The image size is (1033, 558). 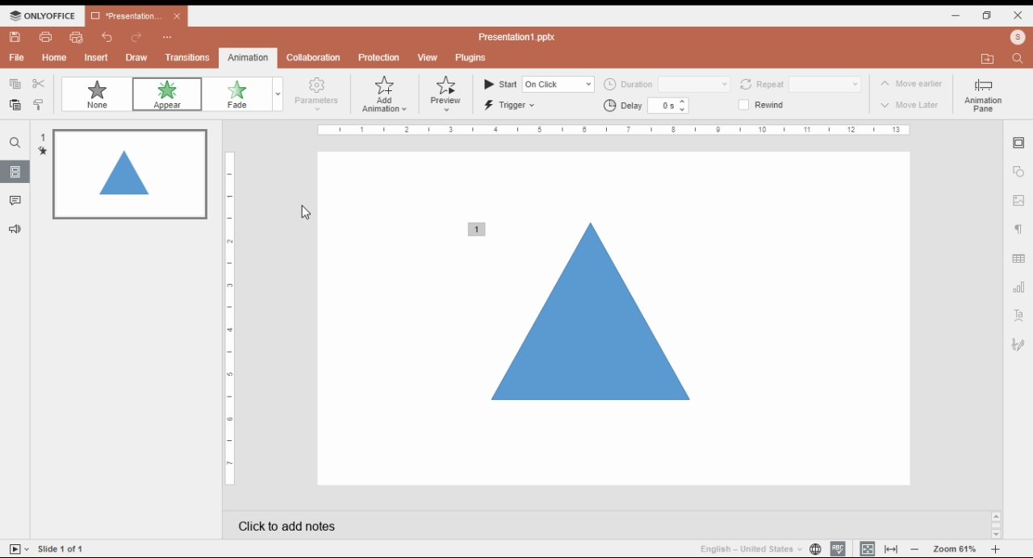 I want to click on spell check, so click(x=838, y=549).